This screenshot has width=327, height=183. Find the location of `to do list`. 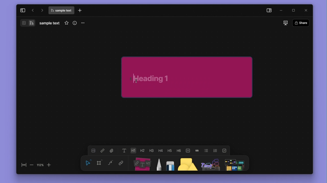

to do list is located at coordinates (224, 151).